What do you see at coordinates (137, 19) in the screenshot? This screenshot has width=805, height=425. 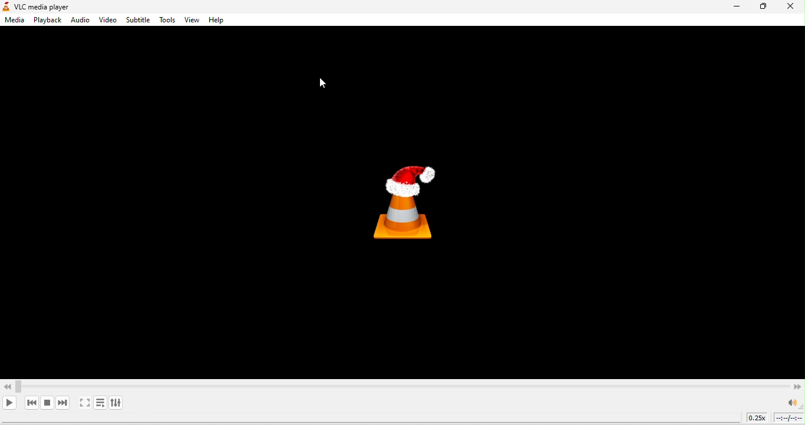 I see `subtitle` at bounding box center [137, 19].